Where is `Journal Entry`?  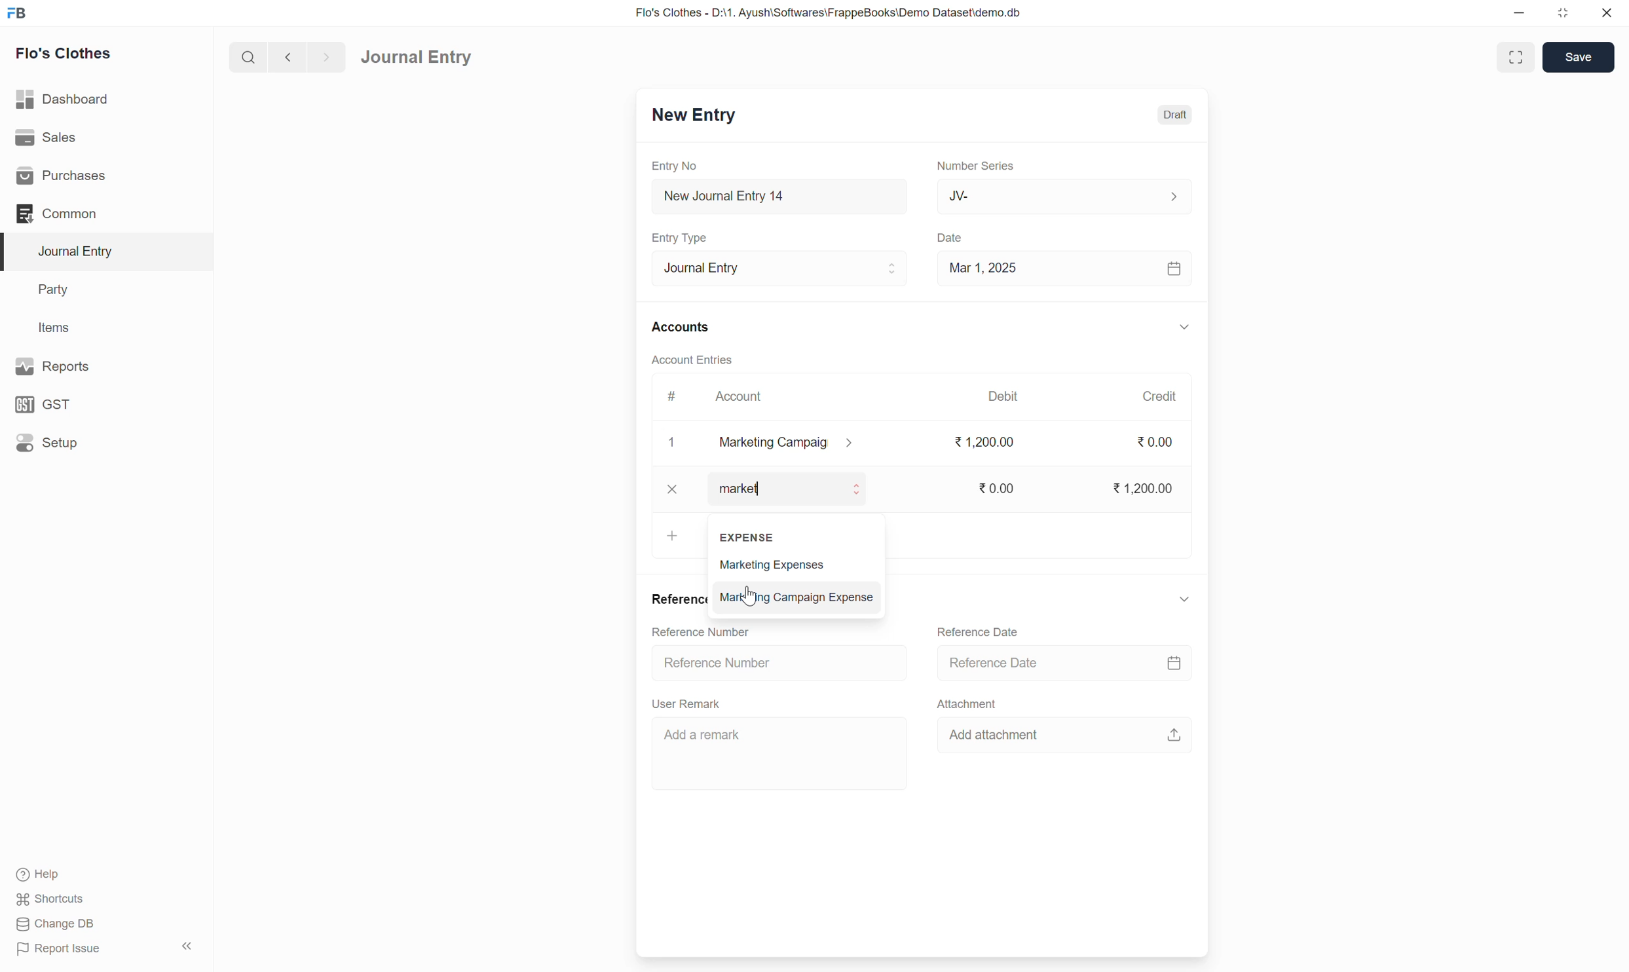 Journal Entry is located at coordinates (779, 267).